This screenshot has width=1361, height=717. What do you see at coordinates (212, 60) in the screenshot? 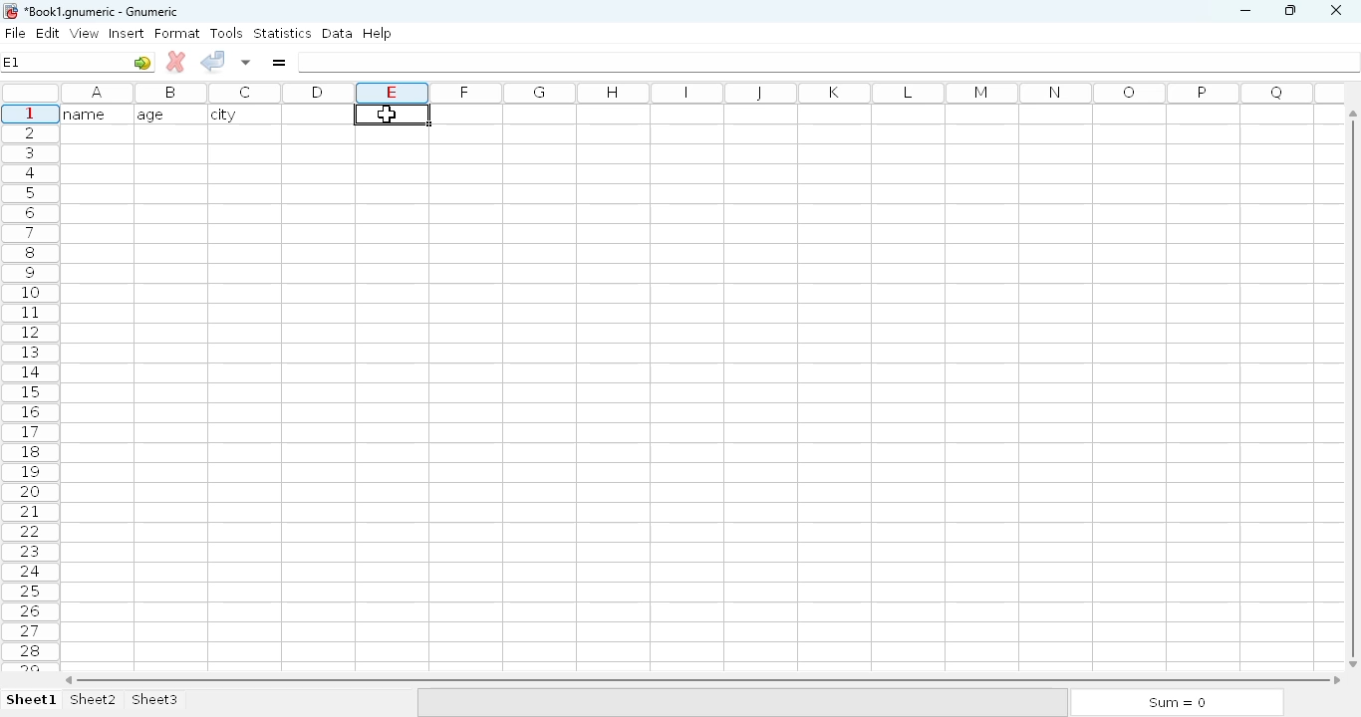
I see `accept change` at bounding box center [212, 60].